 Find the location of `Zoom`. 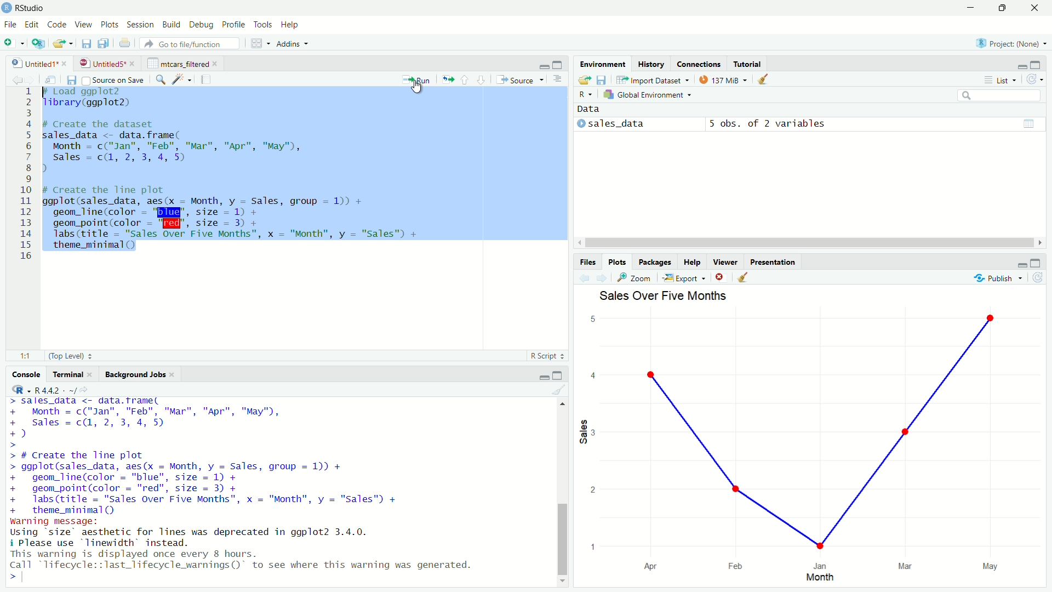

Zoom is located at coordinates (637, 278).